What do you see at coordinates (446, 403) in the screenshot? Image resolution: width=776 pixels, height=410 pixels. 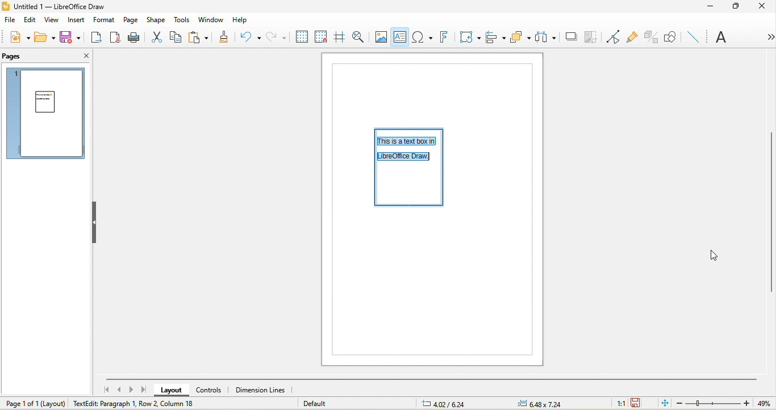 I see `6.18/7.42` at bounding box center [446, 403].